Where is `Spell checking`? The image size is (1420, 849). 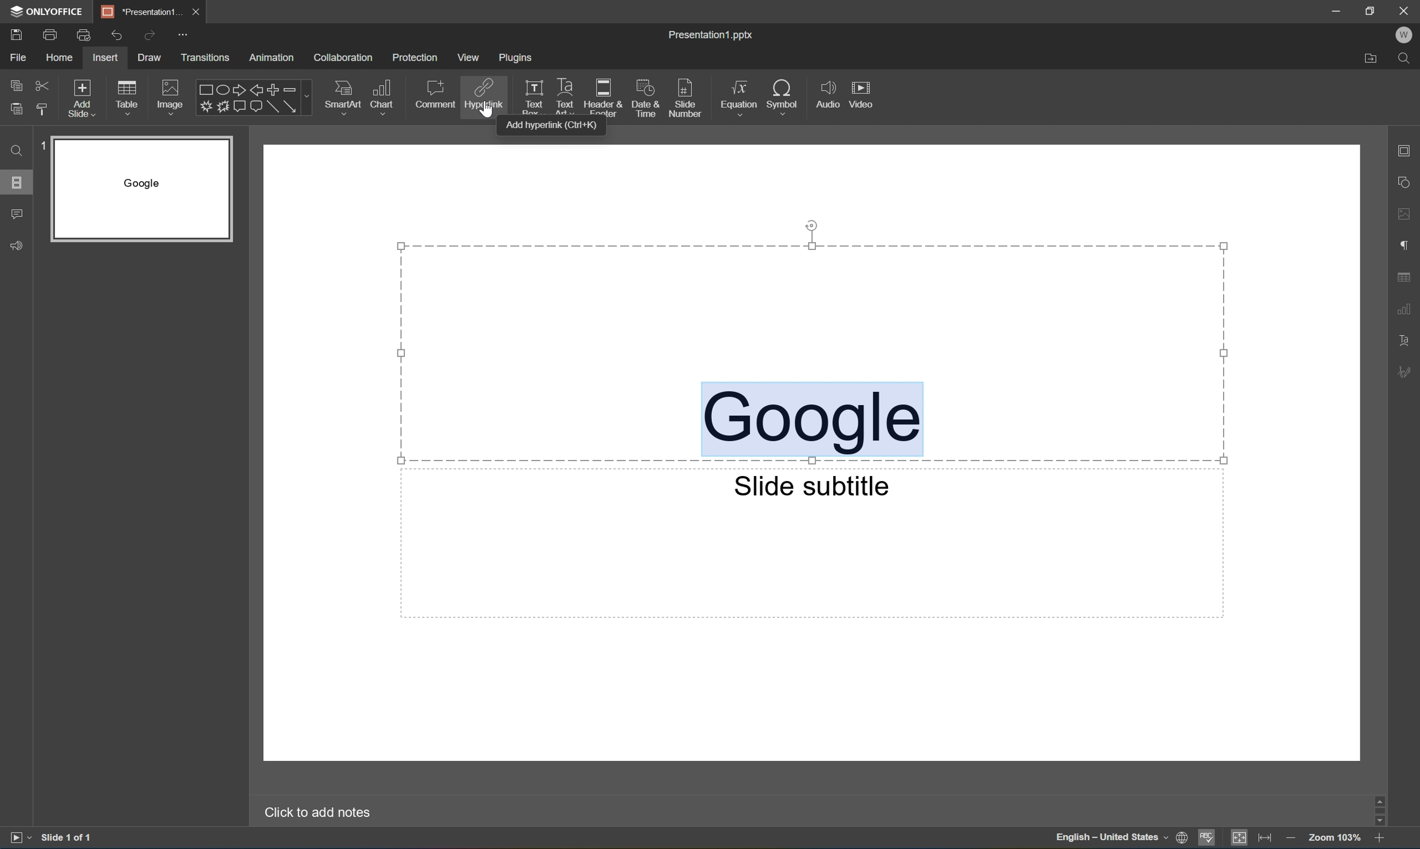
Spell checking is located at coordinates (1208, 839).